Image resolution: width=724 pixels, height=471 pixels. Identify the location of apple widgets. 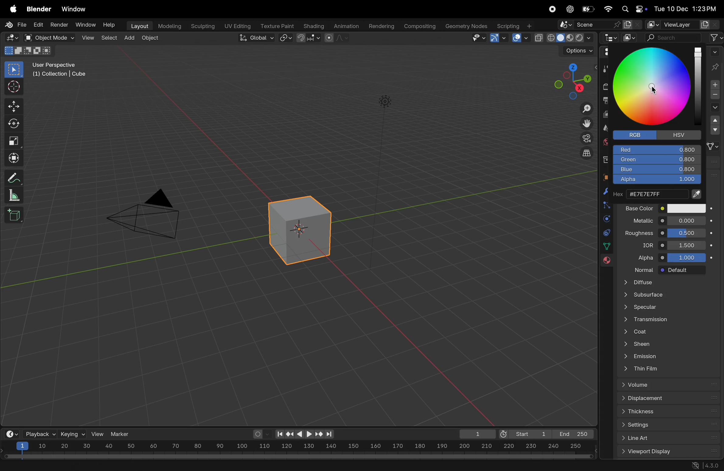
(633, 9).